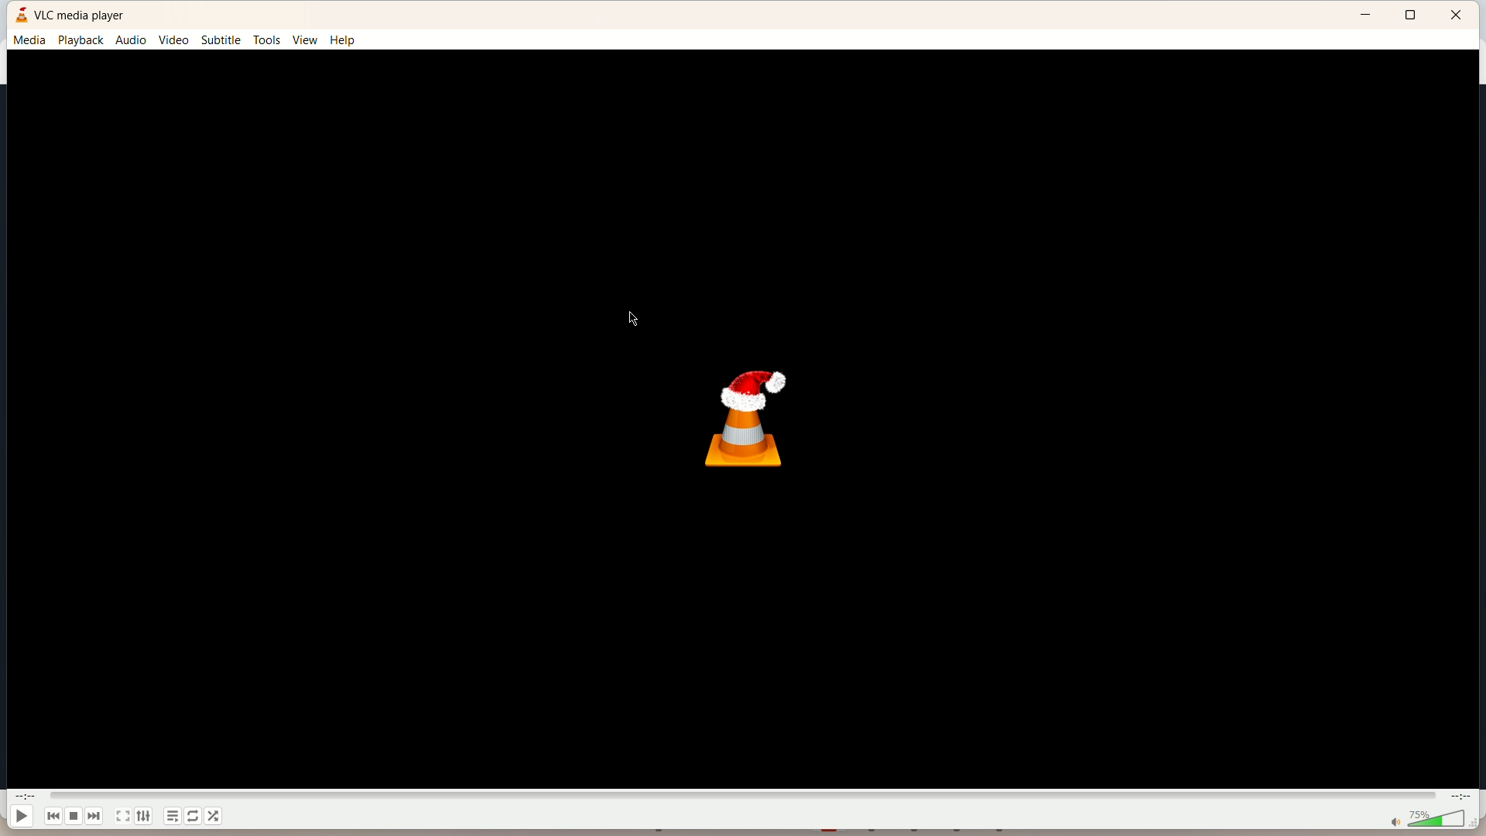 The image size is (1486, 836). What do you see at coordinates (22, 13) in the screenshot?
I see `logo` at bounding box center [22, 13].